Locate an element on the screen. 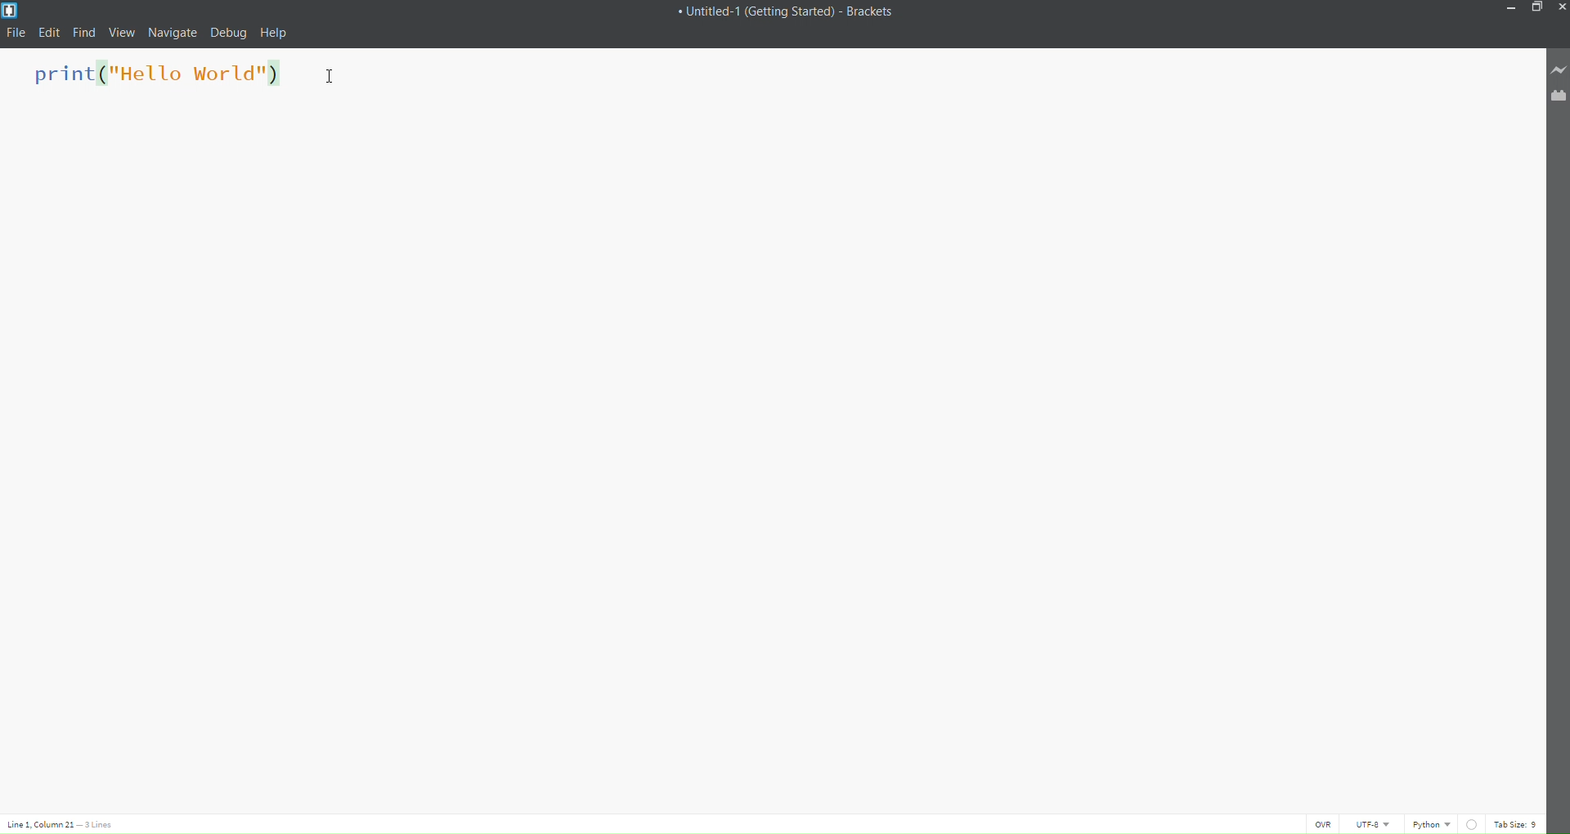  maximize is located at coordinates (1535, 7).